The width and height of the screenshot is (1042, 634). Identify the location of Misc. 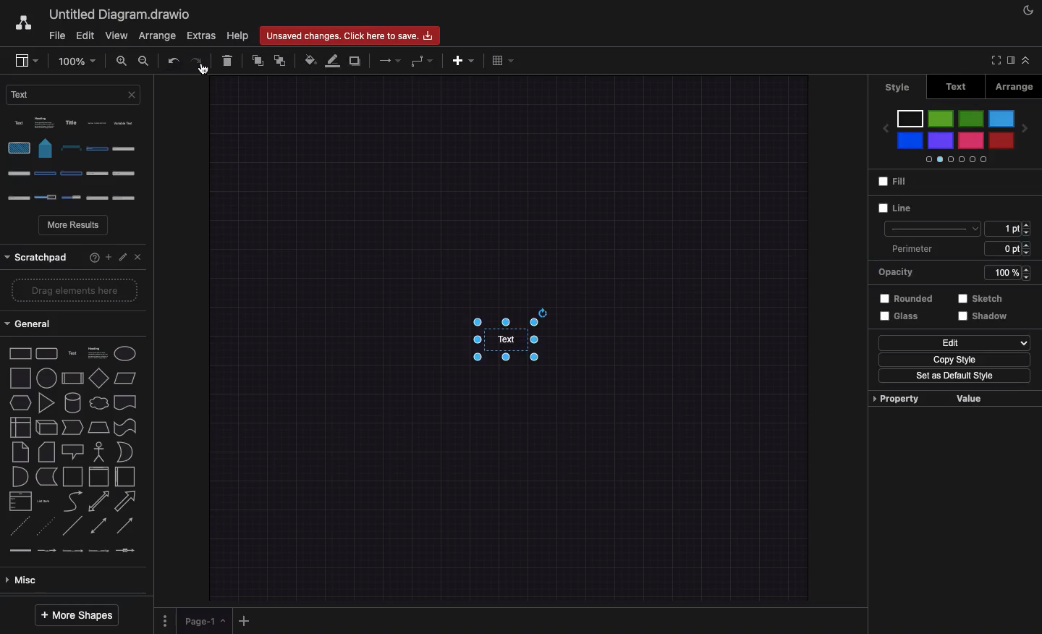
(24, 582).